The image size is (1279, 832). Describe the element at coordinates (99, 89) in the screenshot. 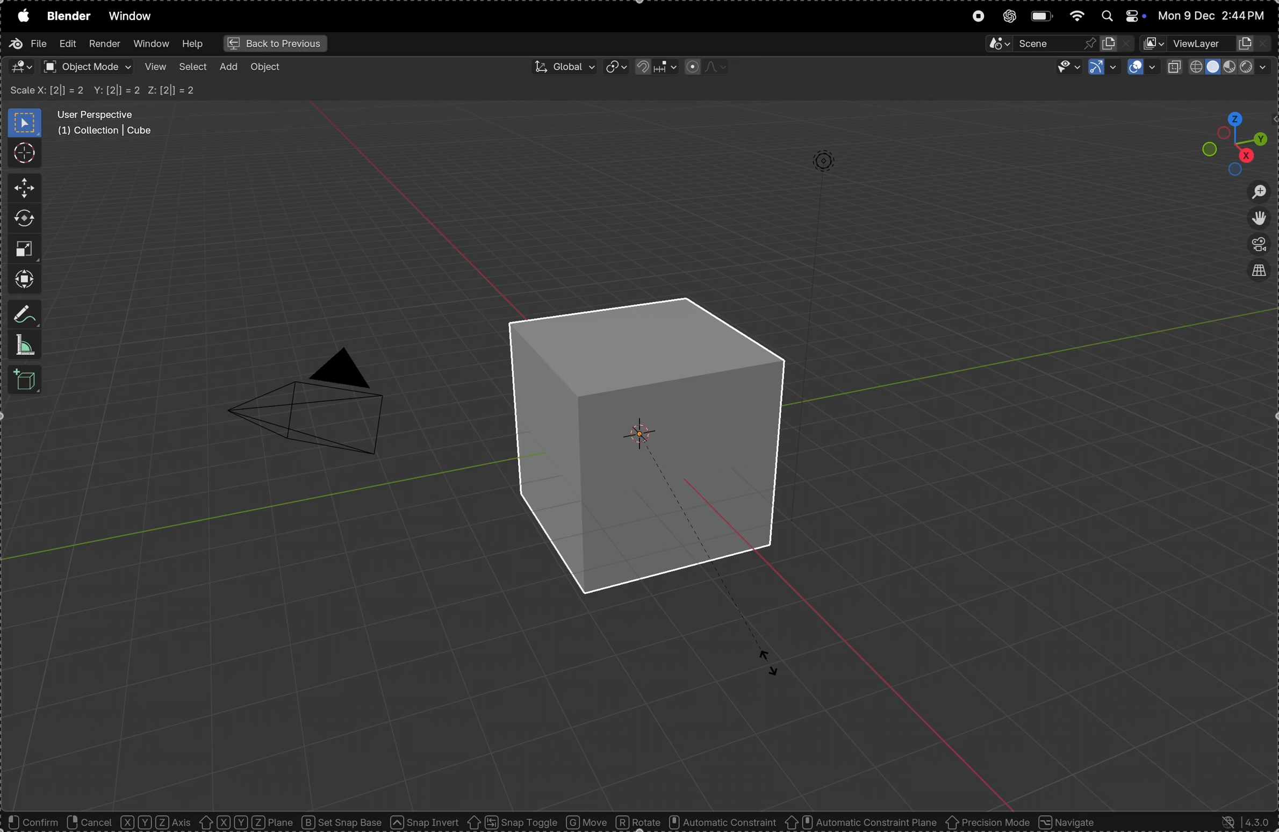

I see `Scale X Y Z` at that location.